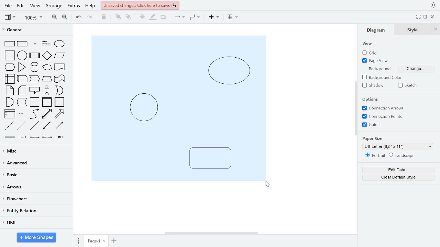  What do you see at coordinates (47, 91) in the screenshot?
I see `actor` at bounding box center [47, 91].